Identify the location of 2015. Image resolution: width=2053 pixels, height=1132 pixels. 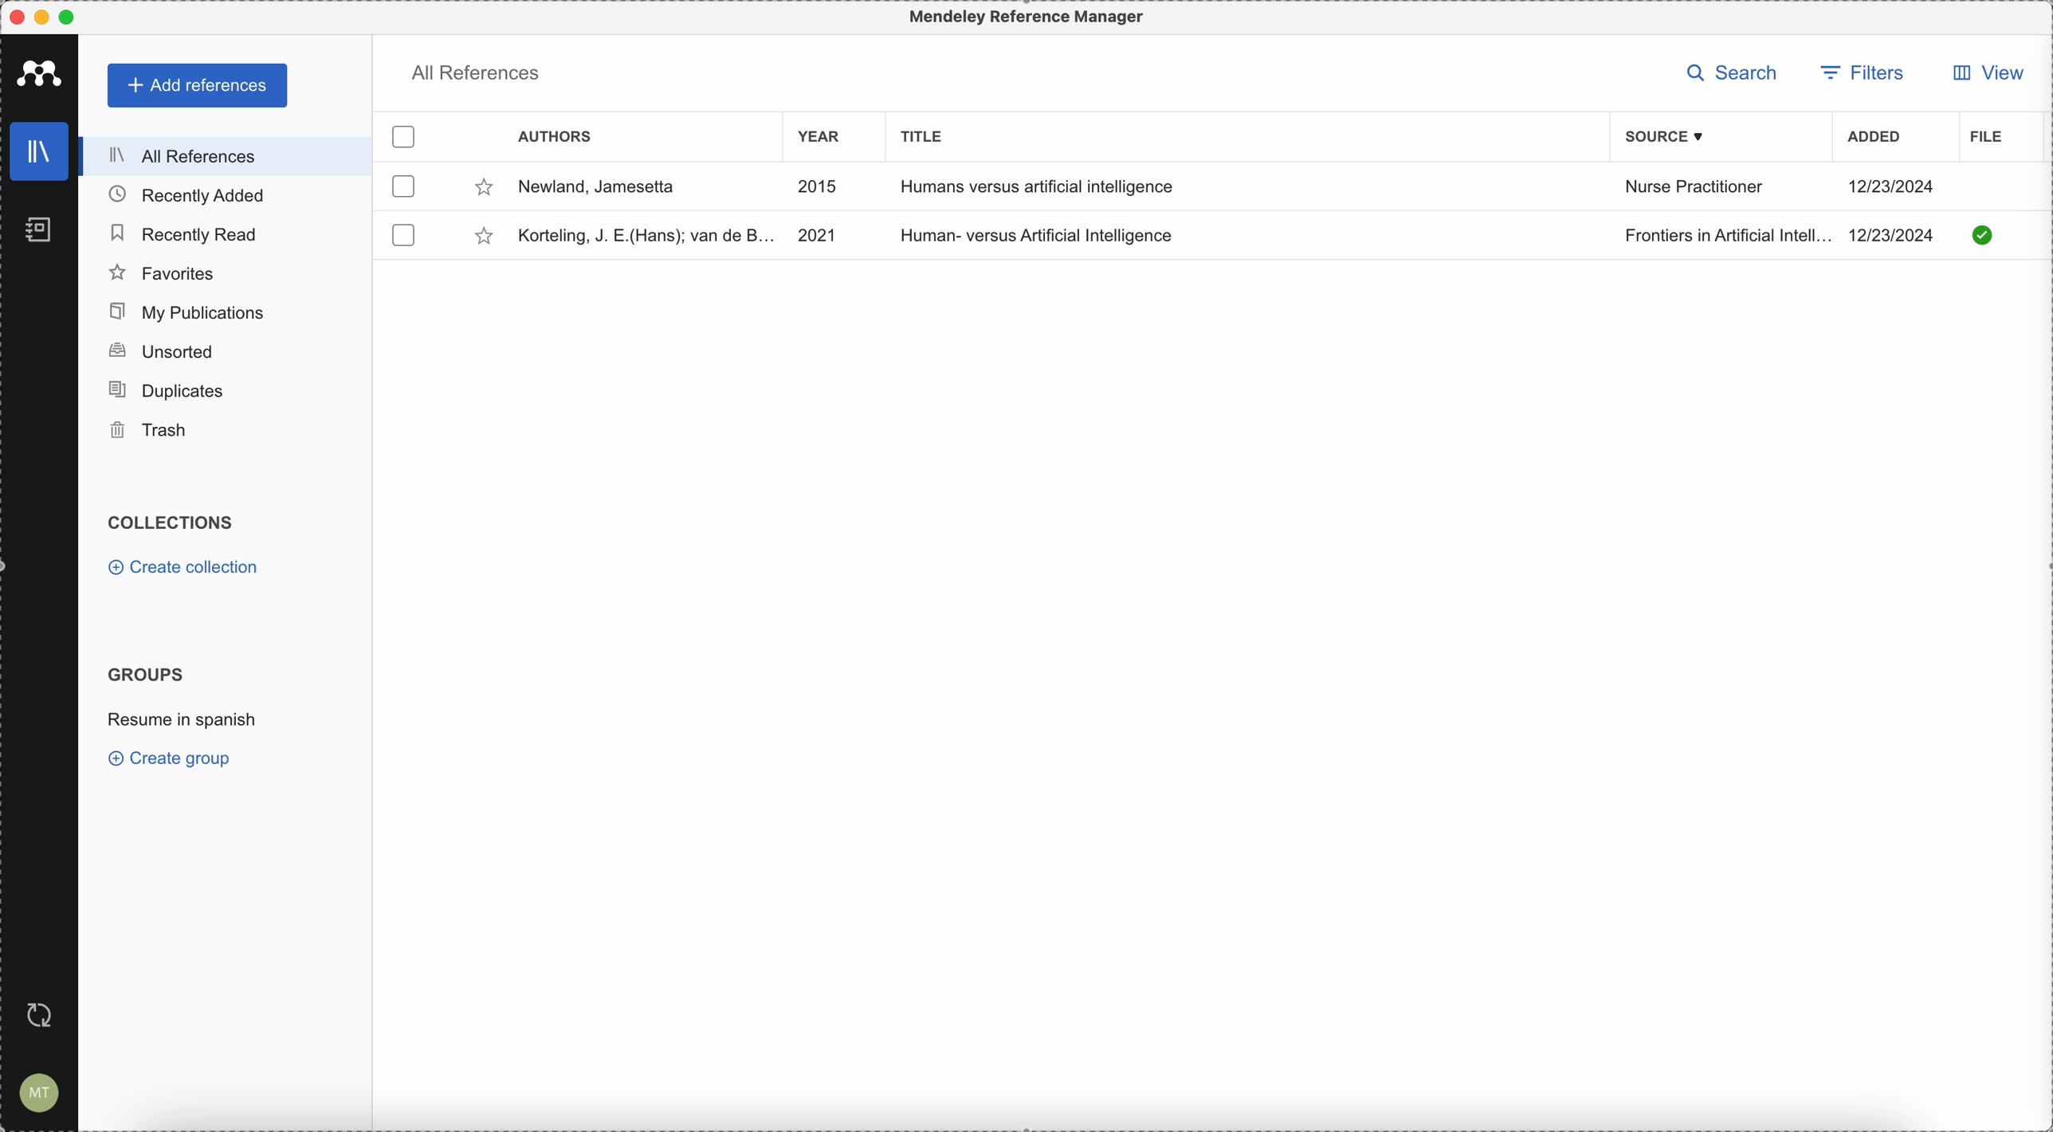
(822, 190).